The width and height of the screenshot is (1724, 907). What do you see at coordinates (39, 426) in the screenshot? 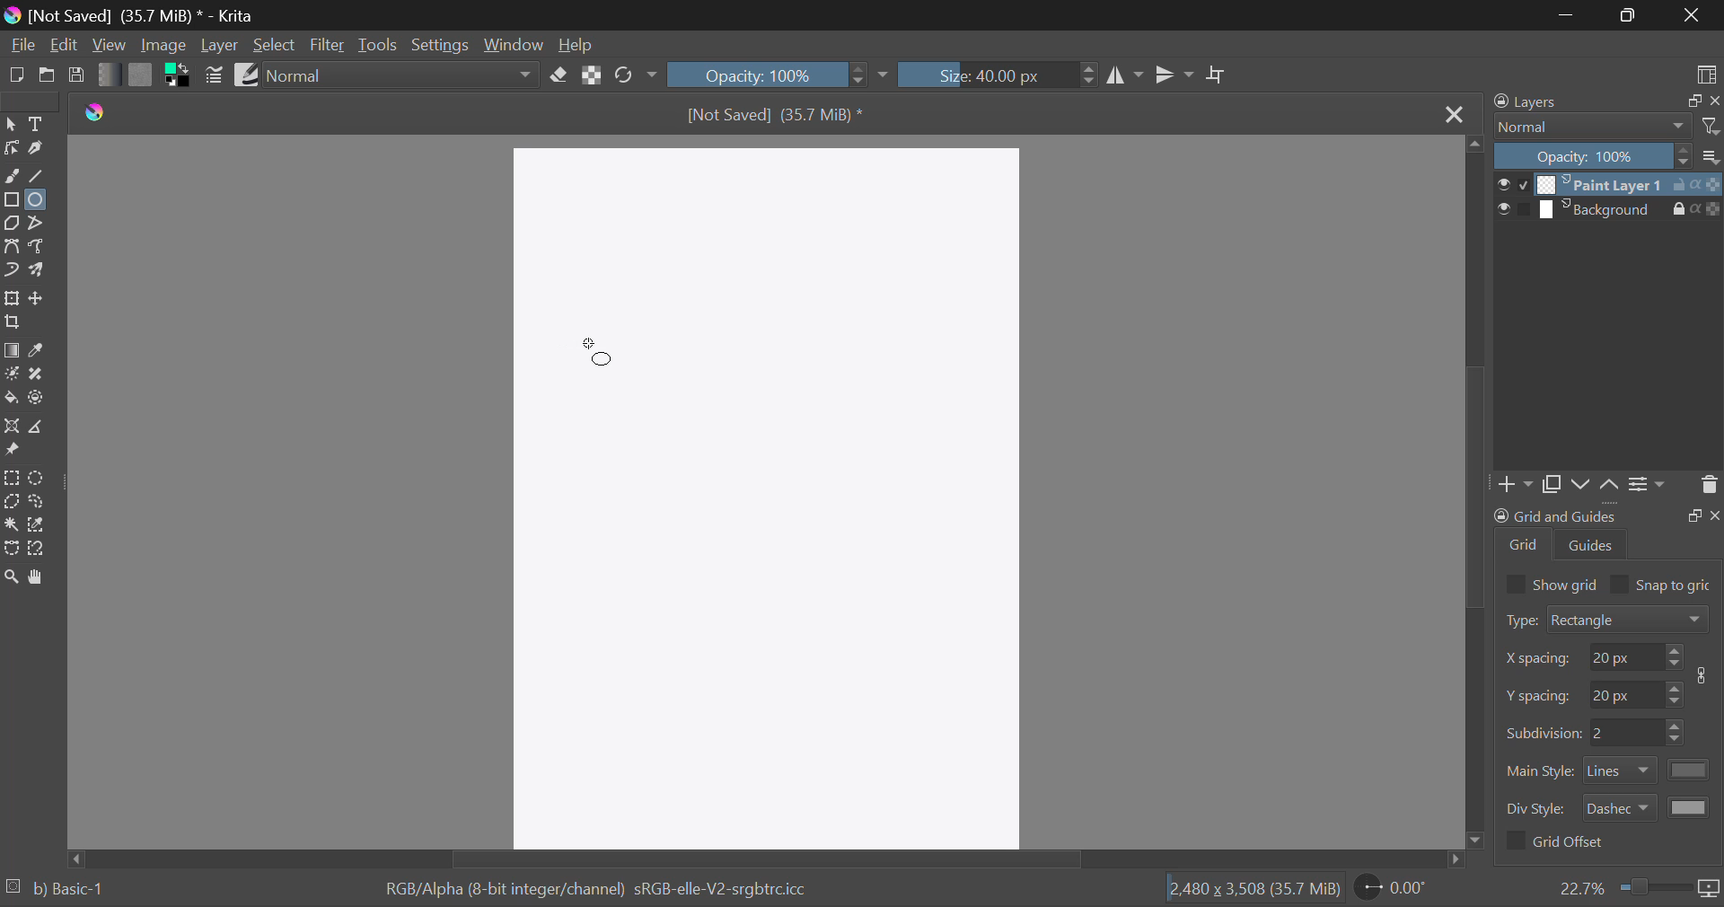
I see `Measurements` at bounding box center [39, 426].